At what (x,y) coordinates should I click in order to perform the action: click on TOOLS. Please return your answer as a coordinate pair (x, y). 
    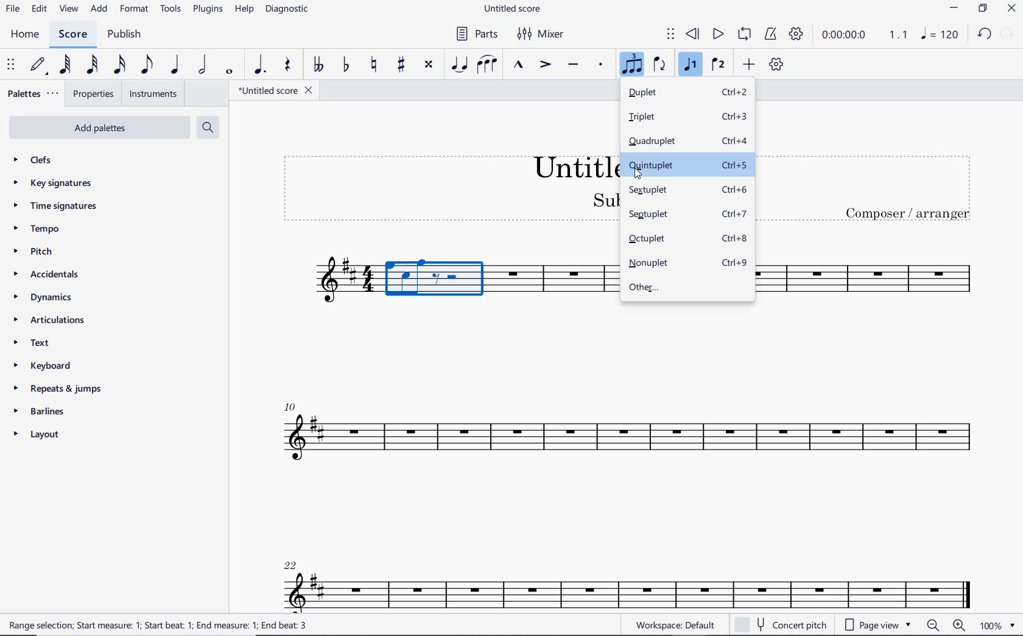
    Looking at the image, I should click on (170, 9).